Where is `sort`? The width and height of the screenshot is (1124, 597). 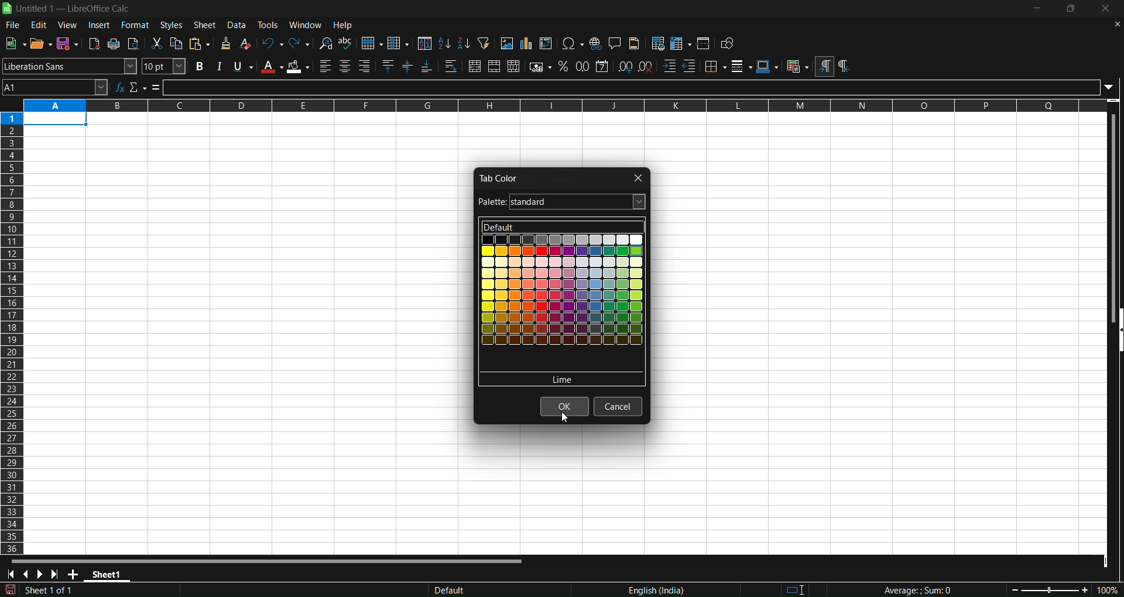
sort is located at coordinates (424, 43).